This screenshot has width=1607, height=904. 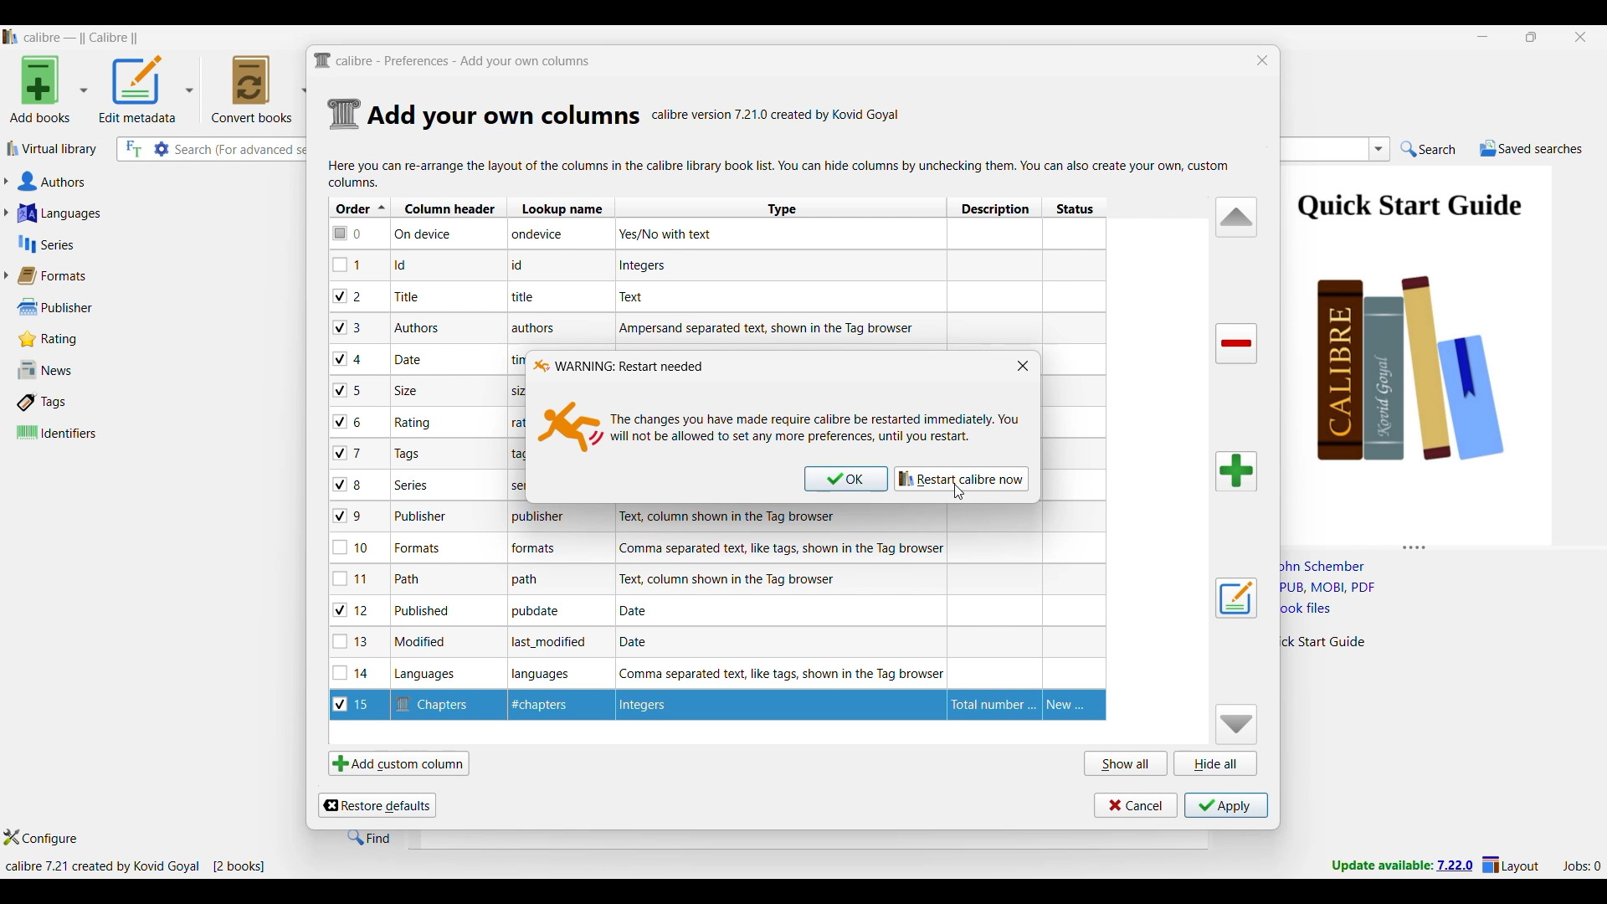 What do you see at coordinates (781, 208) in the screenshot?
I see `Type column` at bounding box center [781, 208].